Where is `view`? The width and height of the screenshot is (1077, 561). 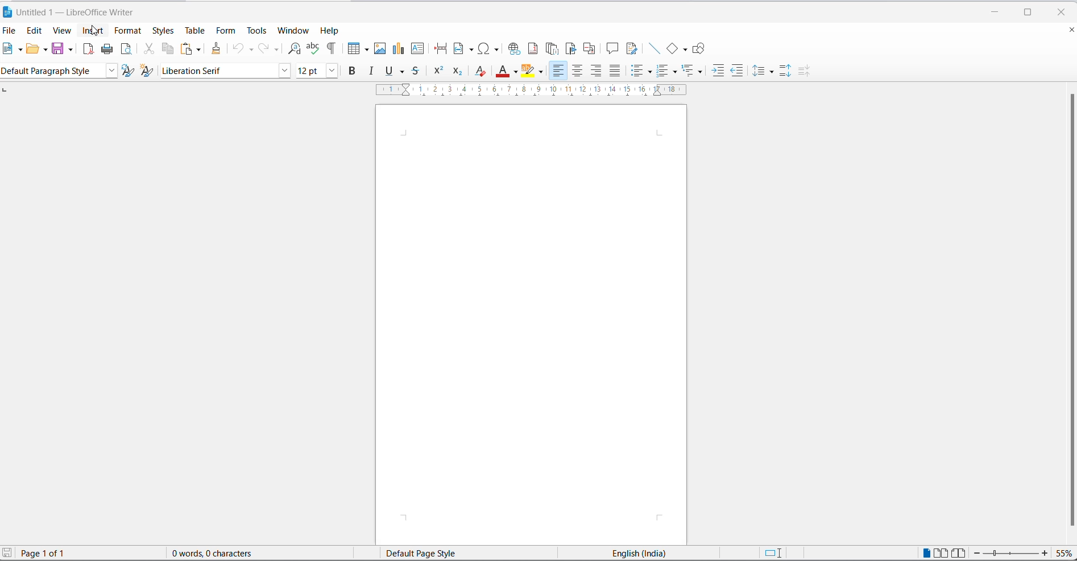 view is located at coordinates (63, 31).